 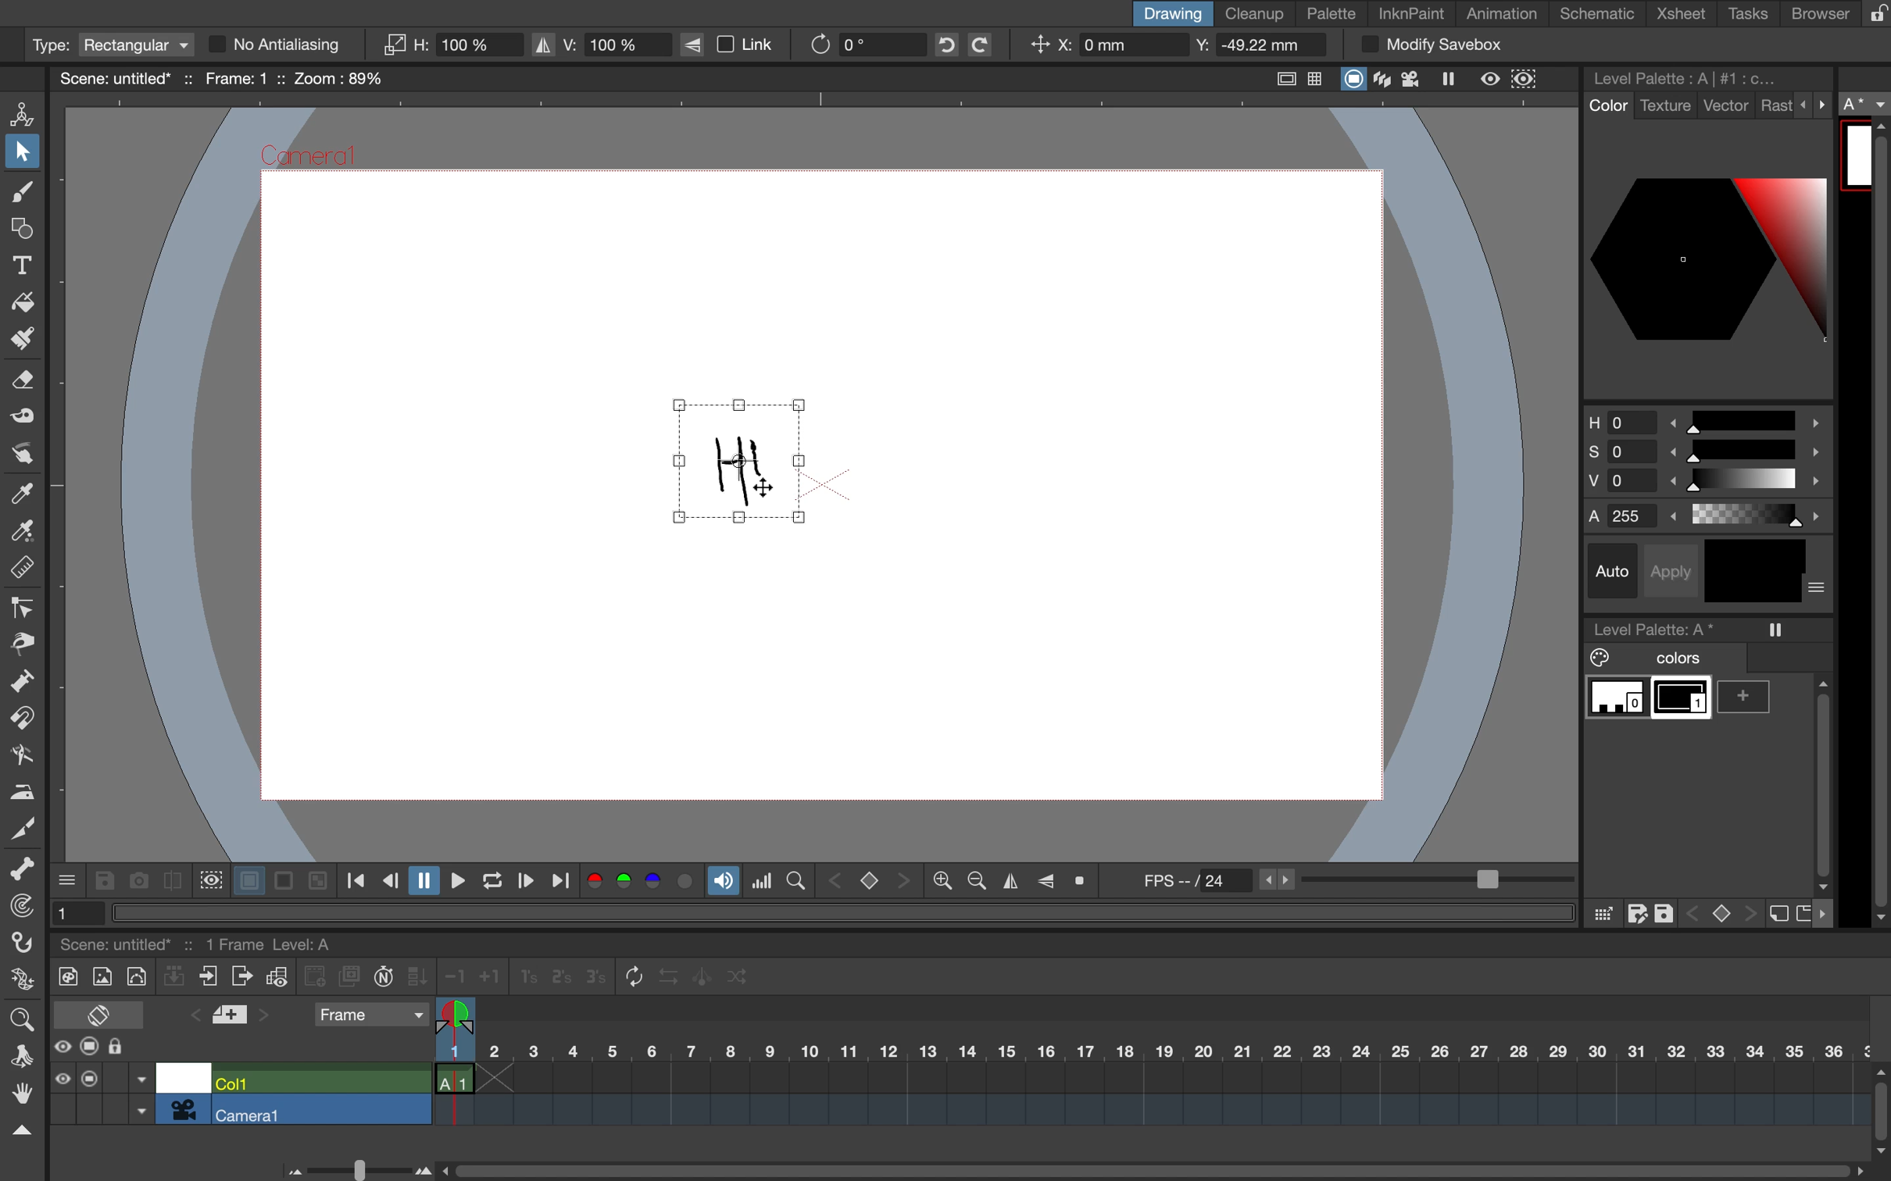 What do you see at coordinates (64, 974) in the screenshot?
I see `new toonz raster level` at bounding box center [64, 974].